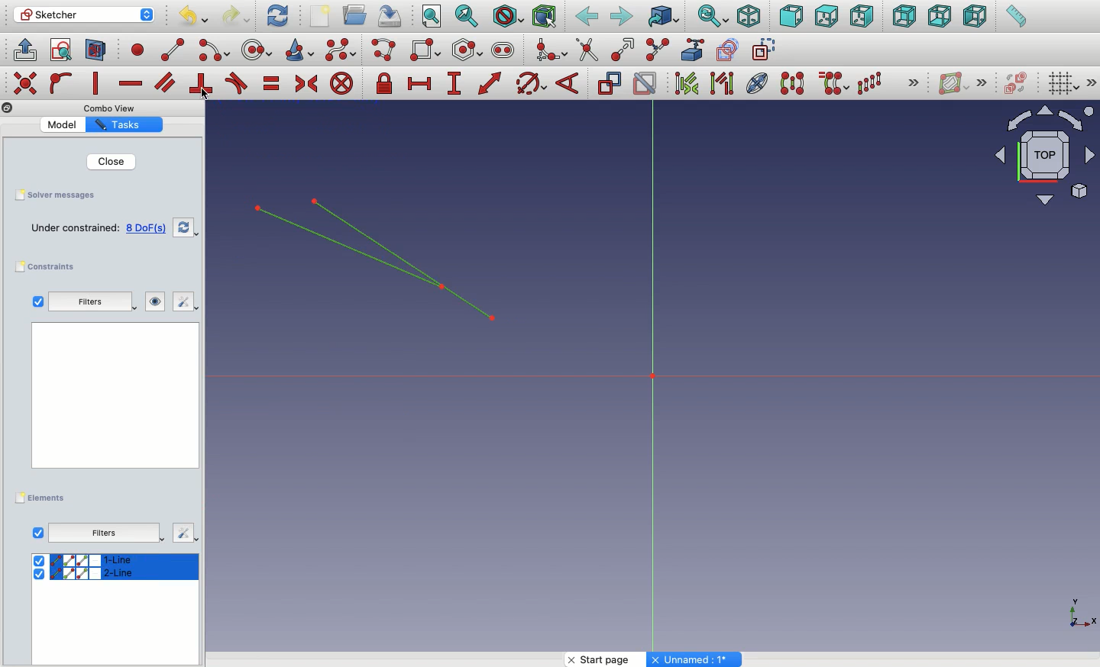 The width and height of the screenshot is (1100, 667). Describe the element at coordinates (835, 85) in the screenshot. I see `Clone` at that location.